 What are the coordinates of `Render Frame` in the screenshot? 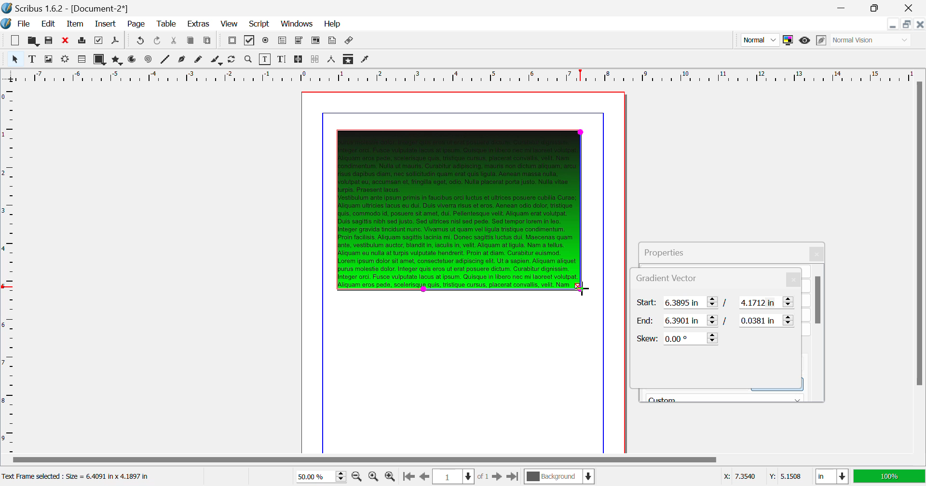 It's located at (81, 60).